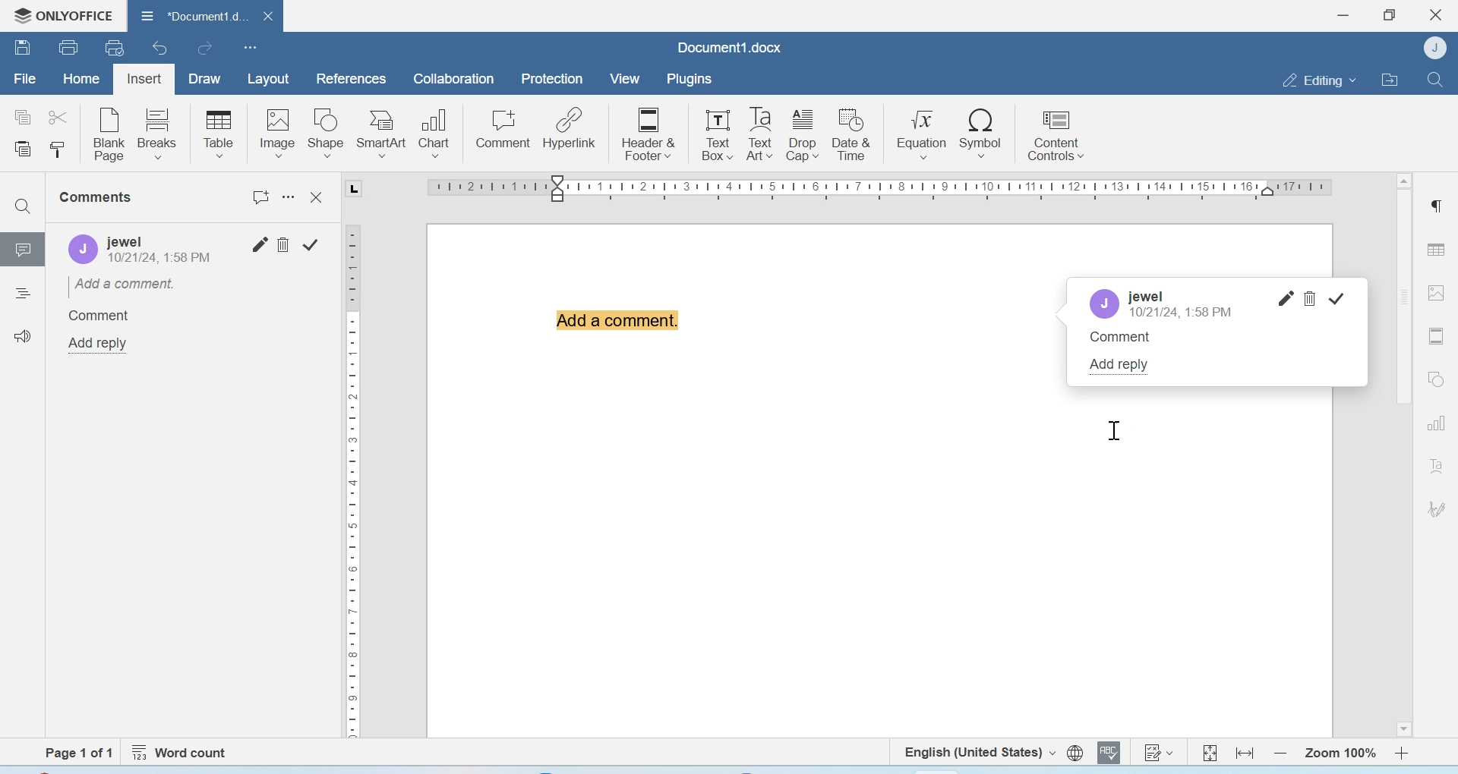  I want to click on Minimize, so click(1345, 15).